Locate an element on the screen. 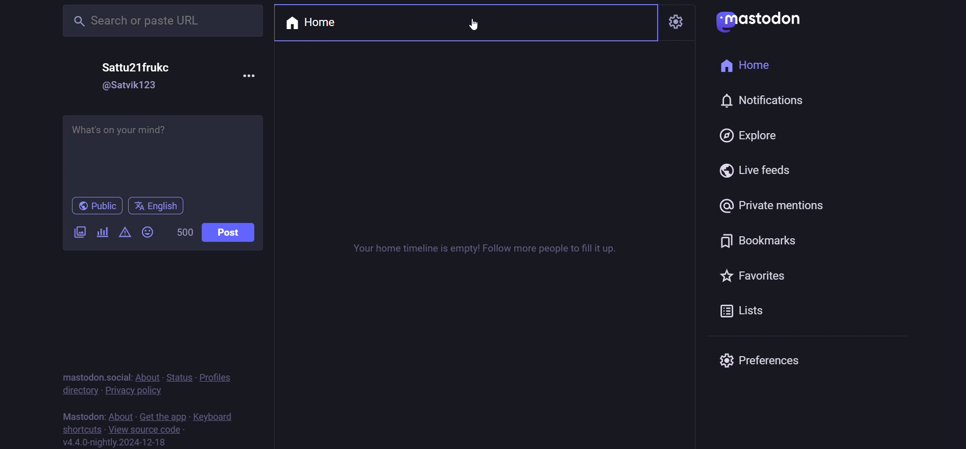  search is located at coordinates (160, 20).